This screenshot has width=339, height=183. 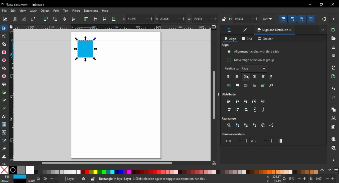 What do you see at coordinates (254, 85) in the screenshot?
I see `center on horizontal axis` at bounding box center [254, 85].